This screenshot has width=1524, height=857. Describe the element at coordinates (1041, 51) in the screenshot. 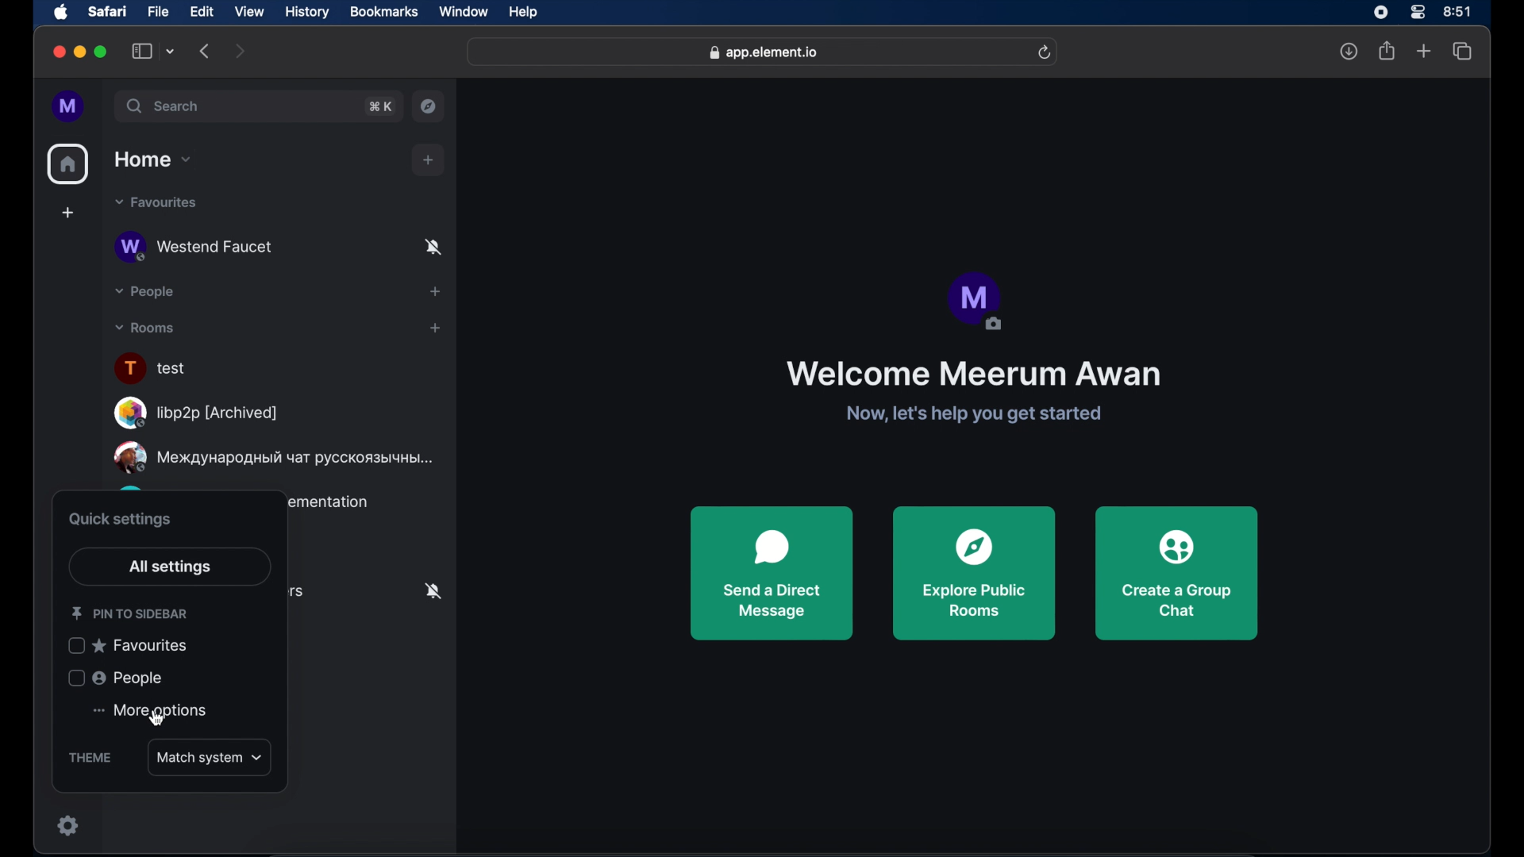

I see `refresh` at that location.